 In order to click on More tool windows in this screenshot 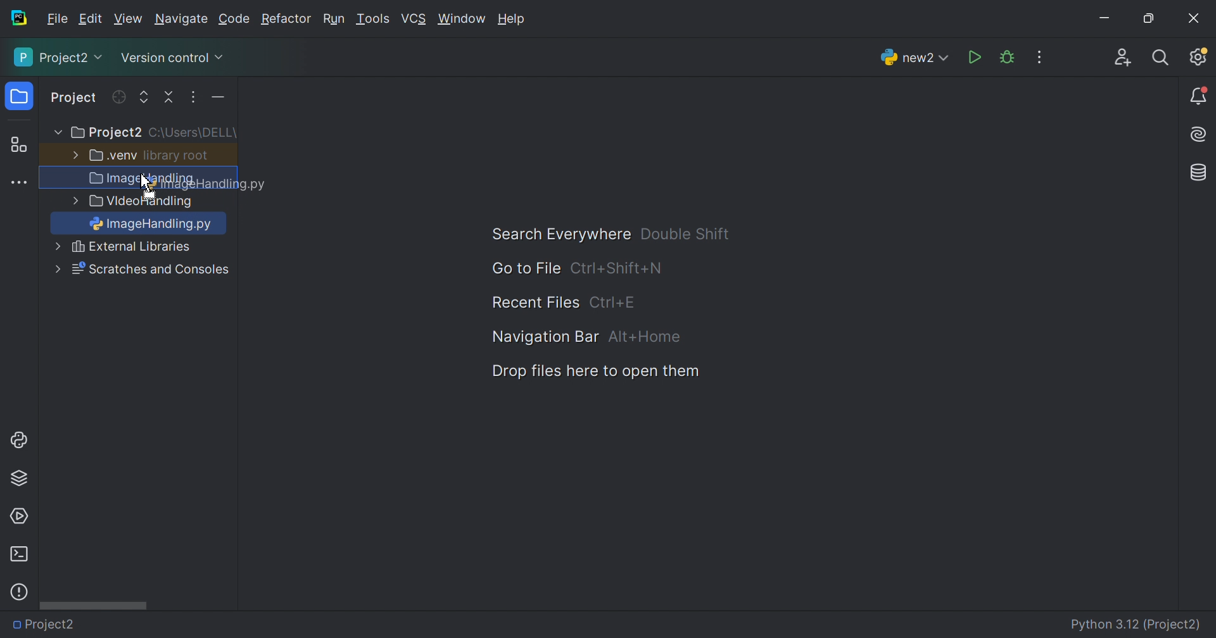, I will do `click(21, 183)`.